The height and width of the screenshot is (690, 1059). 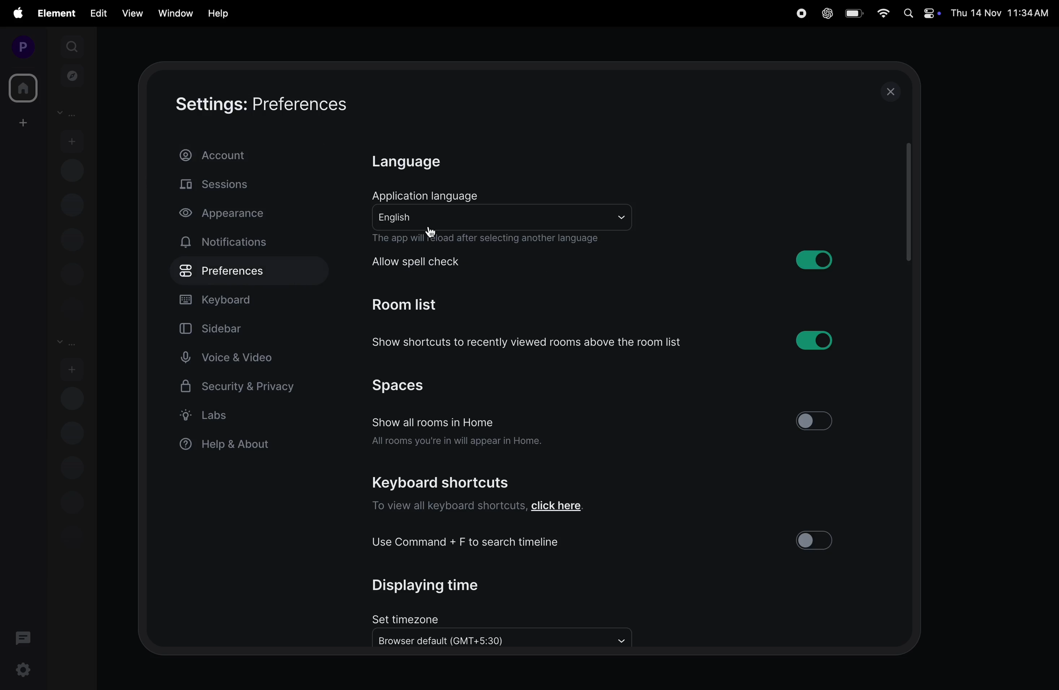 What do you see at coordinates (825, 13) in the screenshot?
I see `chatgpt` at bounding box center [825, 13].